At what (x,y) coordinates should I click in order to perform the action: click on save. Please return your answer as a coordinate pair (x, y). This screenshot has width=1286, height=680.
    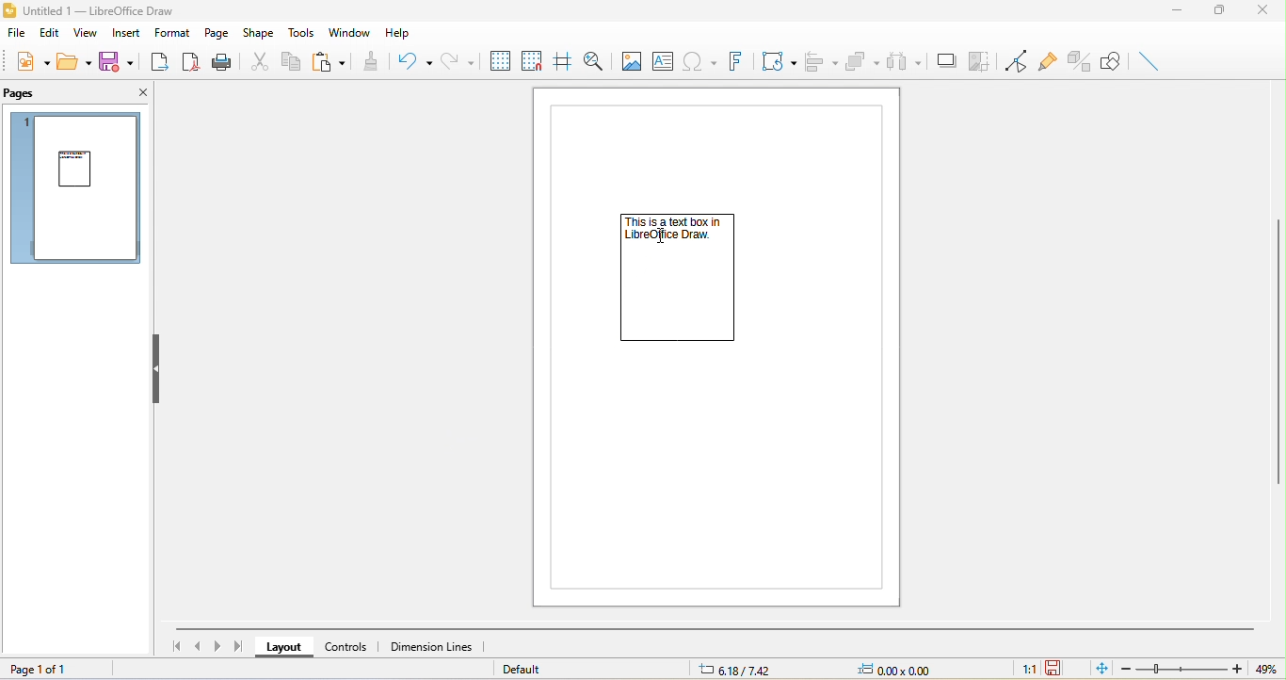
    Looking at the image, I should click on (121, 64).